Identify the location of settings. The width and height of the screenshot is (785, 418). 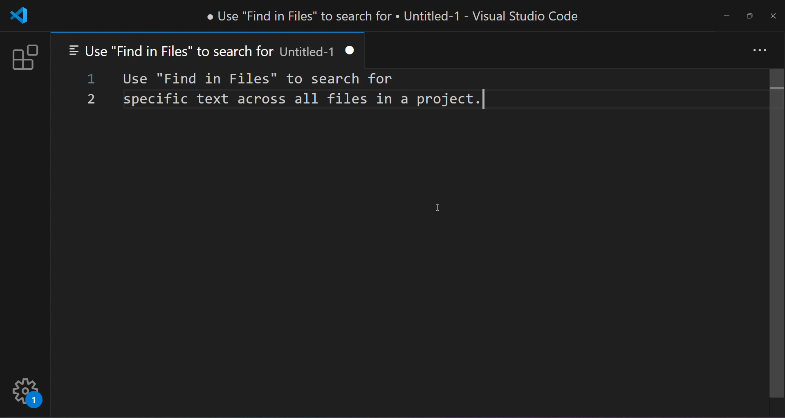
(25, 393).